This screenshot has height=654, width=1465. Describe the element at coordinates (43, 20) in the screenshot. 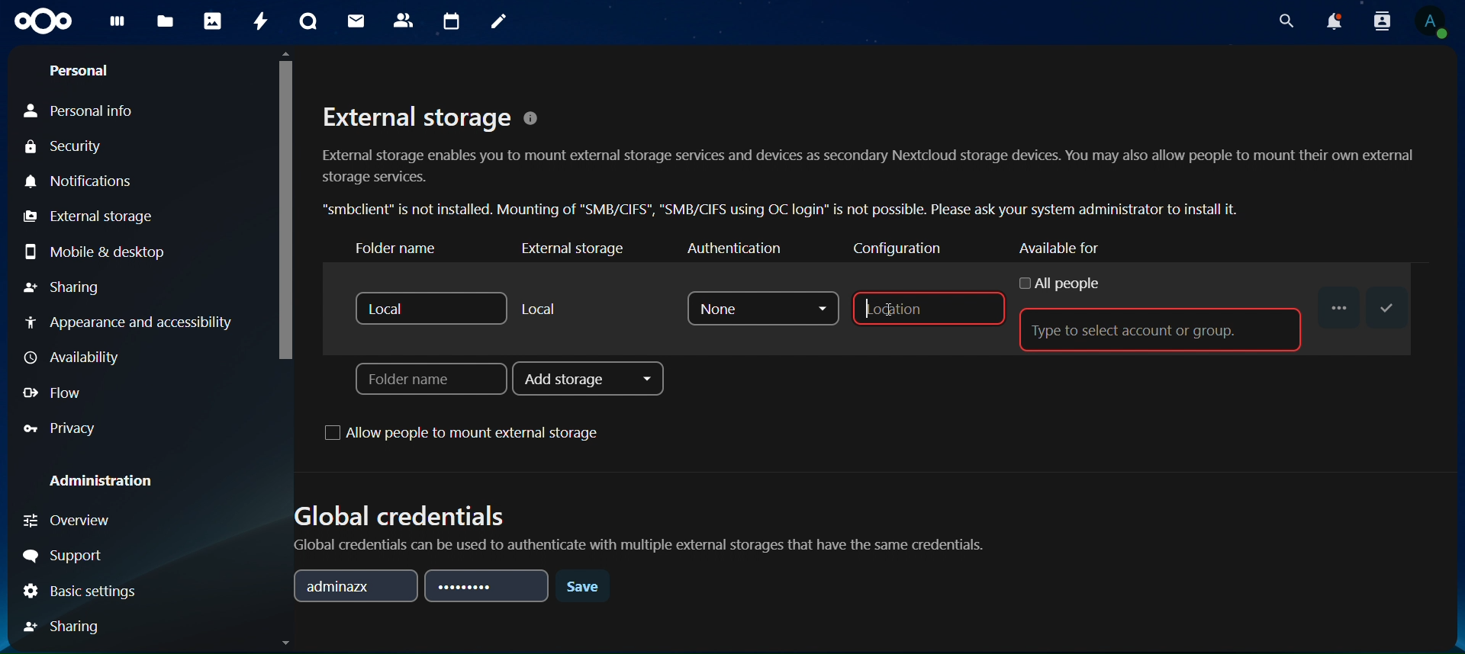

I see `icon` at that location.